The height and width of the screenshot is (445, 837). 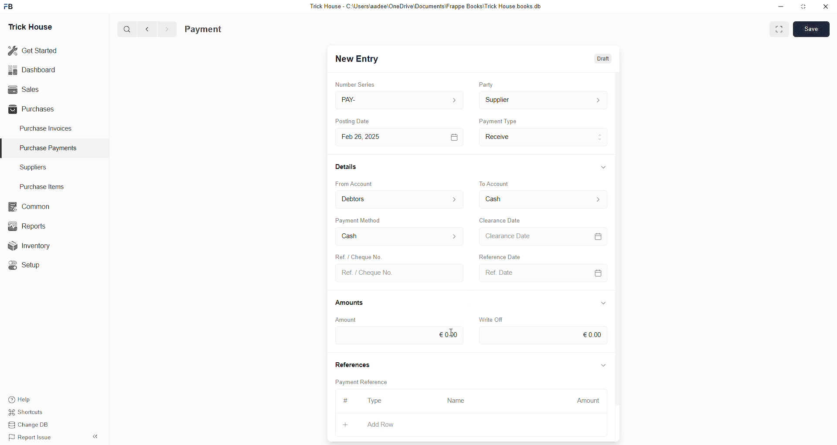 What do you see at coordinates (398, 336) in the screenshot?
I see `€0.00` at bounding box center [398, 336].